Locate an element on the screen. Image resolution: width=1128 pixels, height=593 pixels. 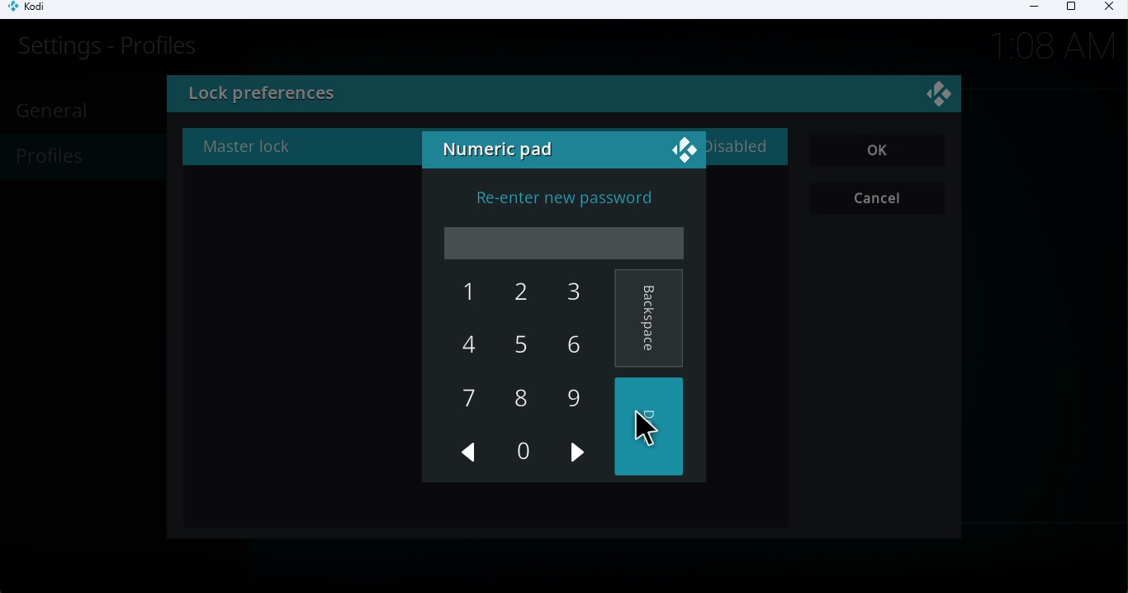
Numeric pad is located at coordinates (501, 151).